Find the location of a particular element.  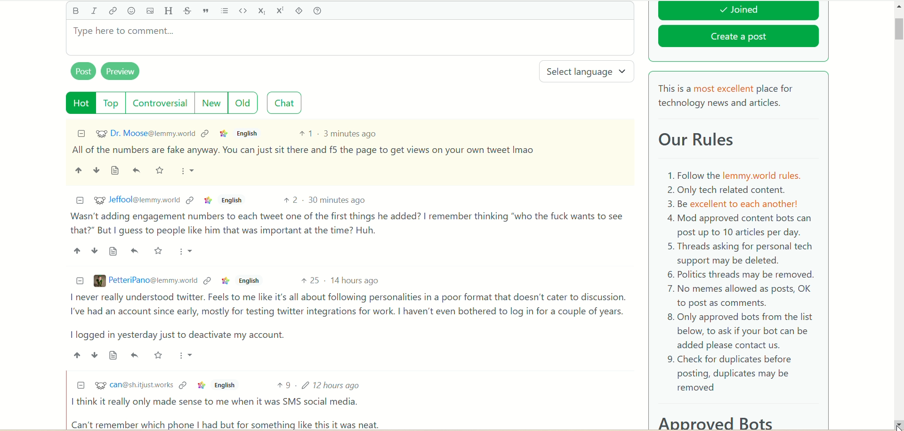

joined is located at coordinates (738, 11).